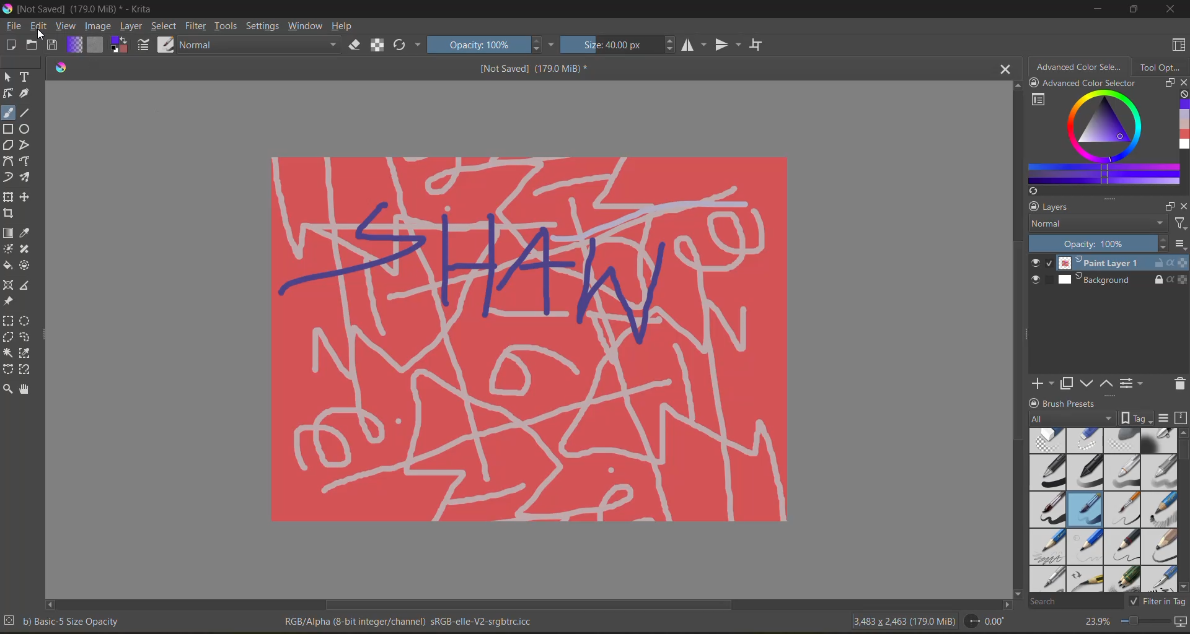  Describe the element at coordinates (14, 26) in the screenshot. I see `file` at that location.